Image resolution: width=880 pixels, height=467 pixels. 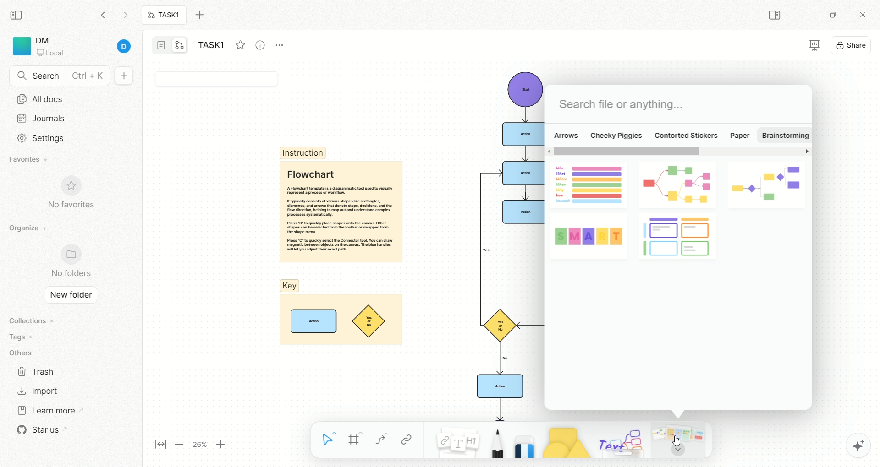 What do you see at coordinates (284, 43) in the screenshot?
I see `options` at bounding box center [284, 43].